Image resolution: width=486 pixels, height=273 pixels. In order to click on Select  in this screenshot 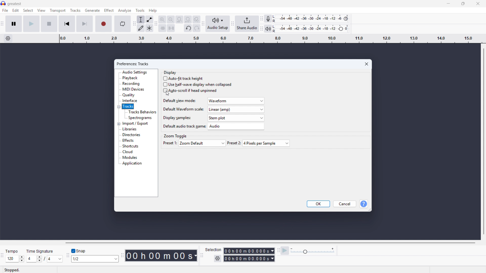, I will do `click(28, 10)`.